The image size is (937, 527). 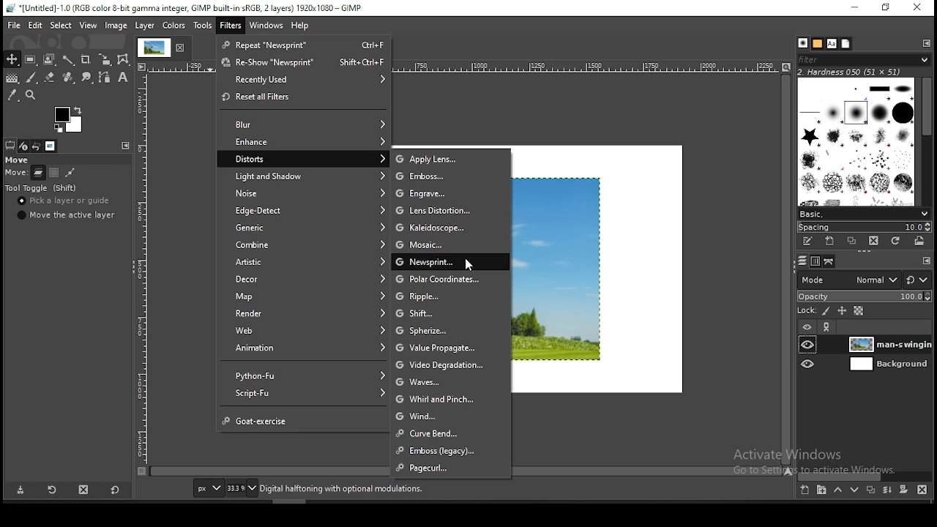 I want to click on engine, so click(x=452, y=193).